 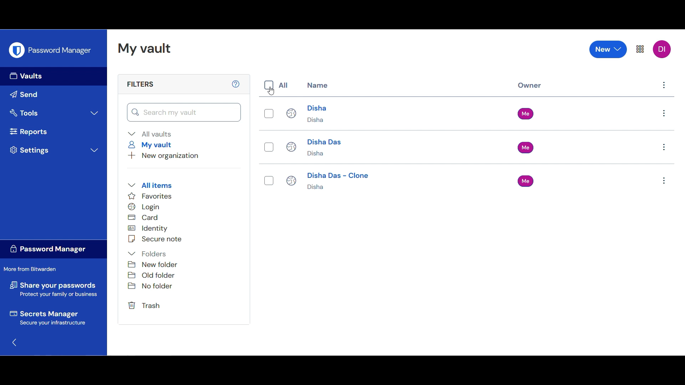 What do you see at coordinates (163, 155) in the screenshot?
I see `New organization` at bounding box center [163, 155].